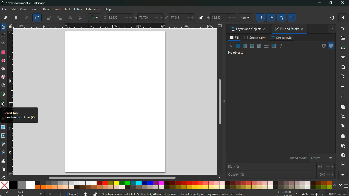 This screenshot has width=349, height=196. I want to click on unlock, so click(95, 194).